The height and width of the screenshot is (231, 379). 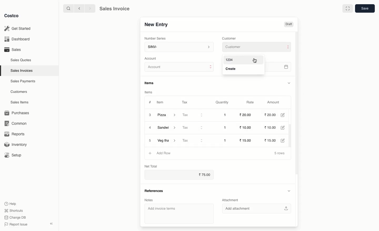 I want to click on Items, so click(x=151, y=83).